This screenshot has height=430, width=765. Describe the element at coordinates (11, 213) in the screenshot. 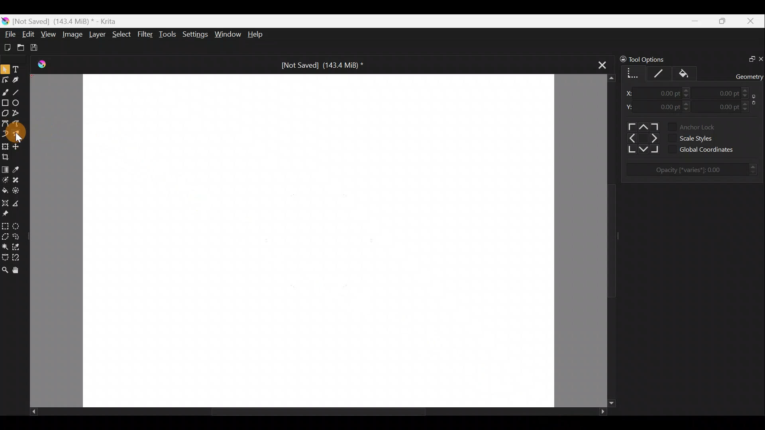

I see `Reference images tool` at that location.